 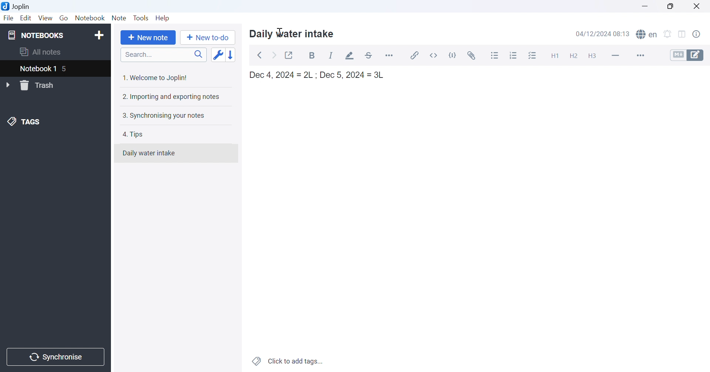 I want to click on View, so click(x=45, y=18).